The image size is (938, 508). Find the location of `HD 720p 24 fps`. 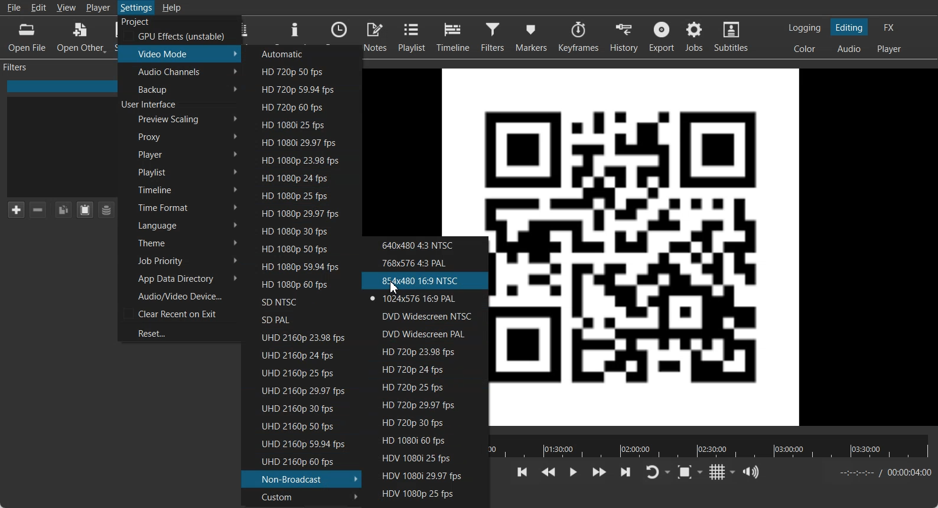

HD 720p 24 fps is located at coordinates (429, 369).